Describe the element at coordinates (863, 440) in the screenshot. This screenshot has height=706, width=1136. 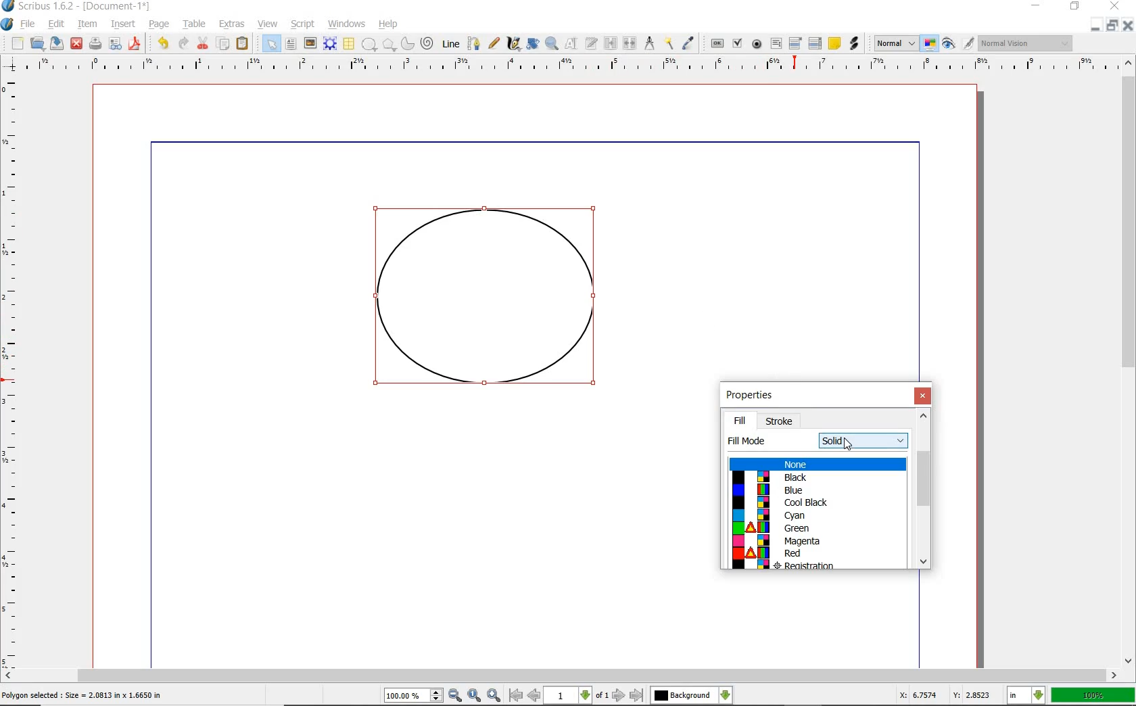
I see `fill mode` at that location.